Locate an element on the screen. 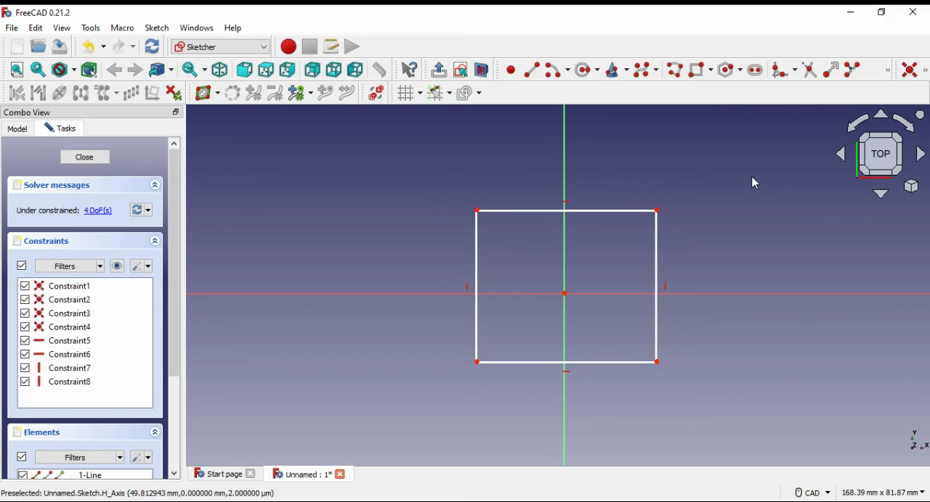  shiw/hide Bspline information layer is located at coordinates (208, 92).